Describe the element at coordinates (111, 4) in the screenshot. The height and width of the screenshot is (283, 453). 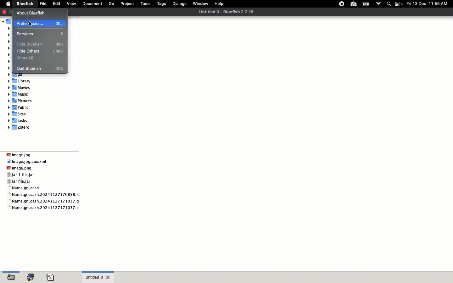
I see `Go` at that location.